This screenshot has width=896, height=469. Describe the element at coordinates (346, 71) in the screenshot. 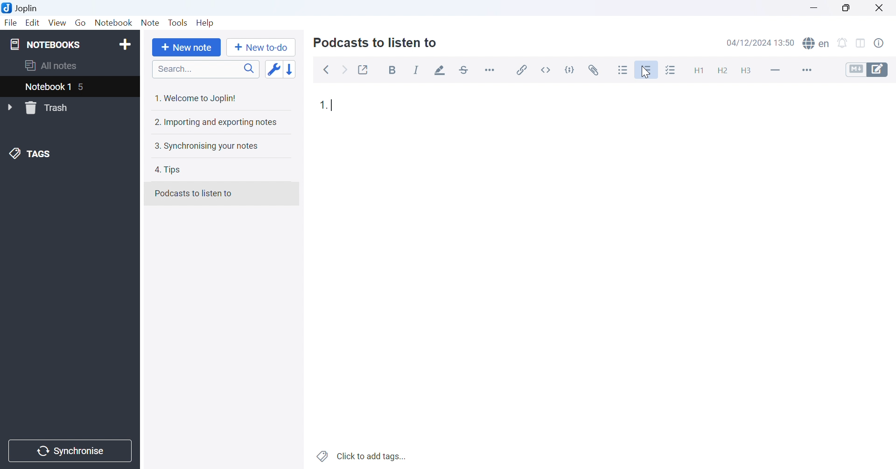

I see `Forward` at that location.